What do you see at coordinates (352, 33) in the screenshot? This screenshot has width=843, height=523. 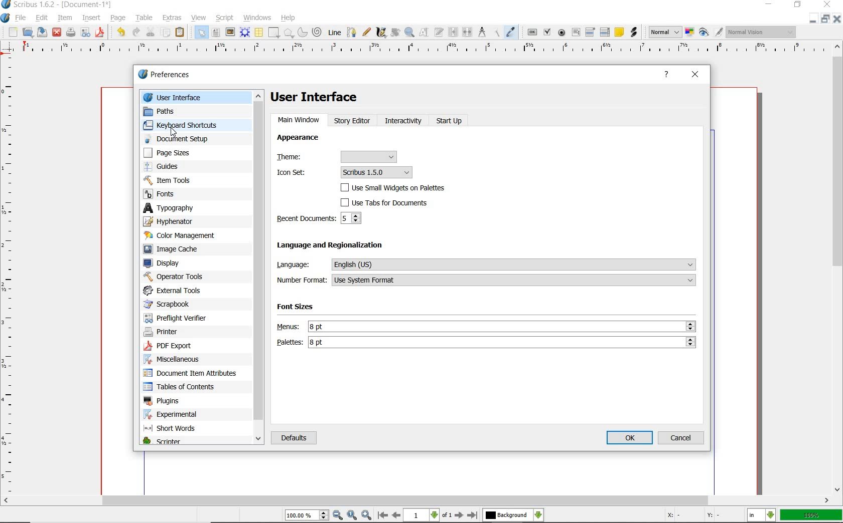 I see `Bezier curve` at bounding box center [352, 33].